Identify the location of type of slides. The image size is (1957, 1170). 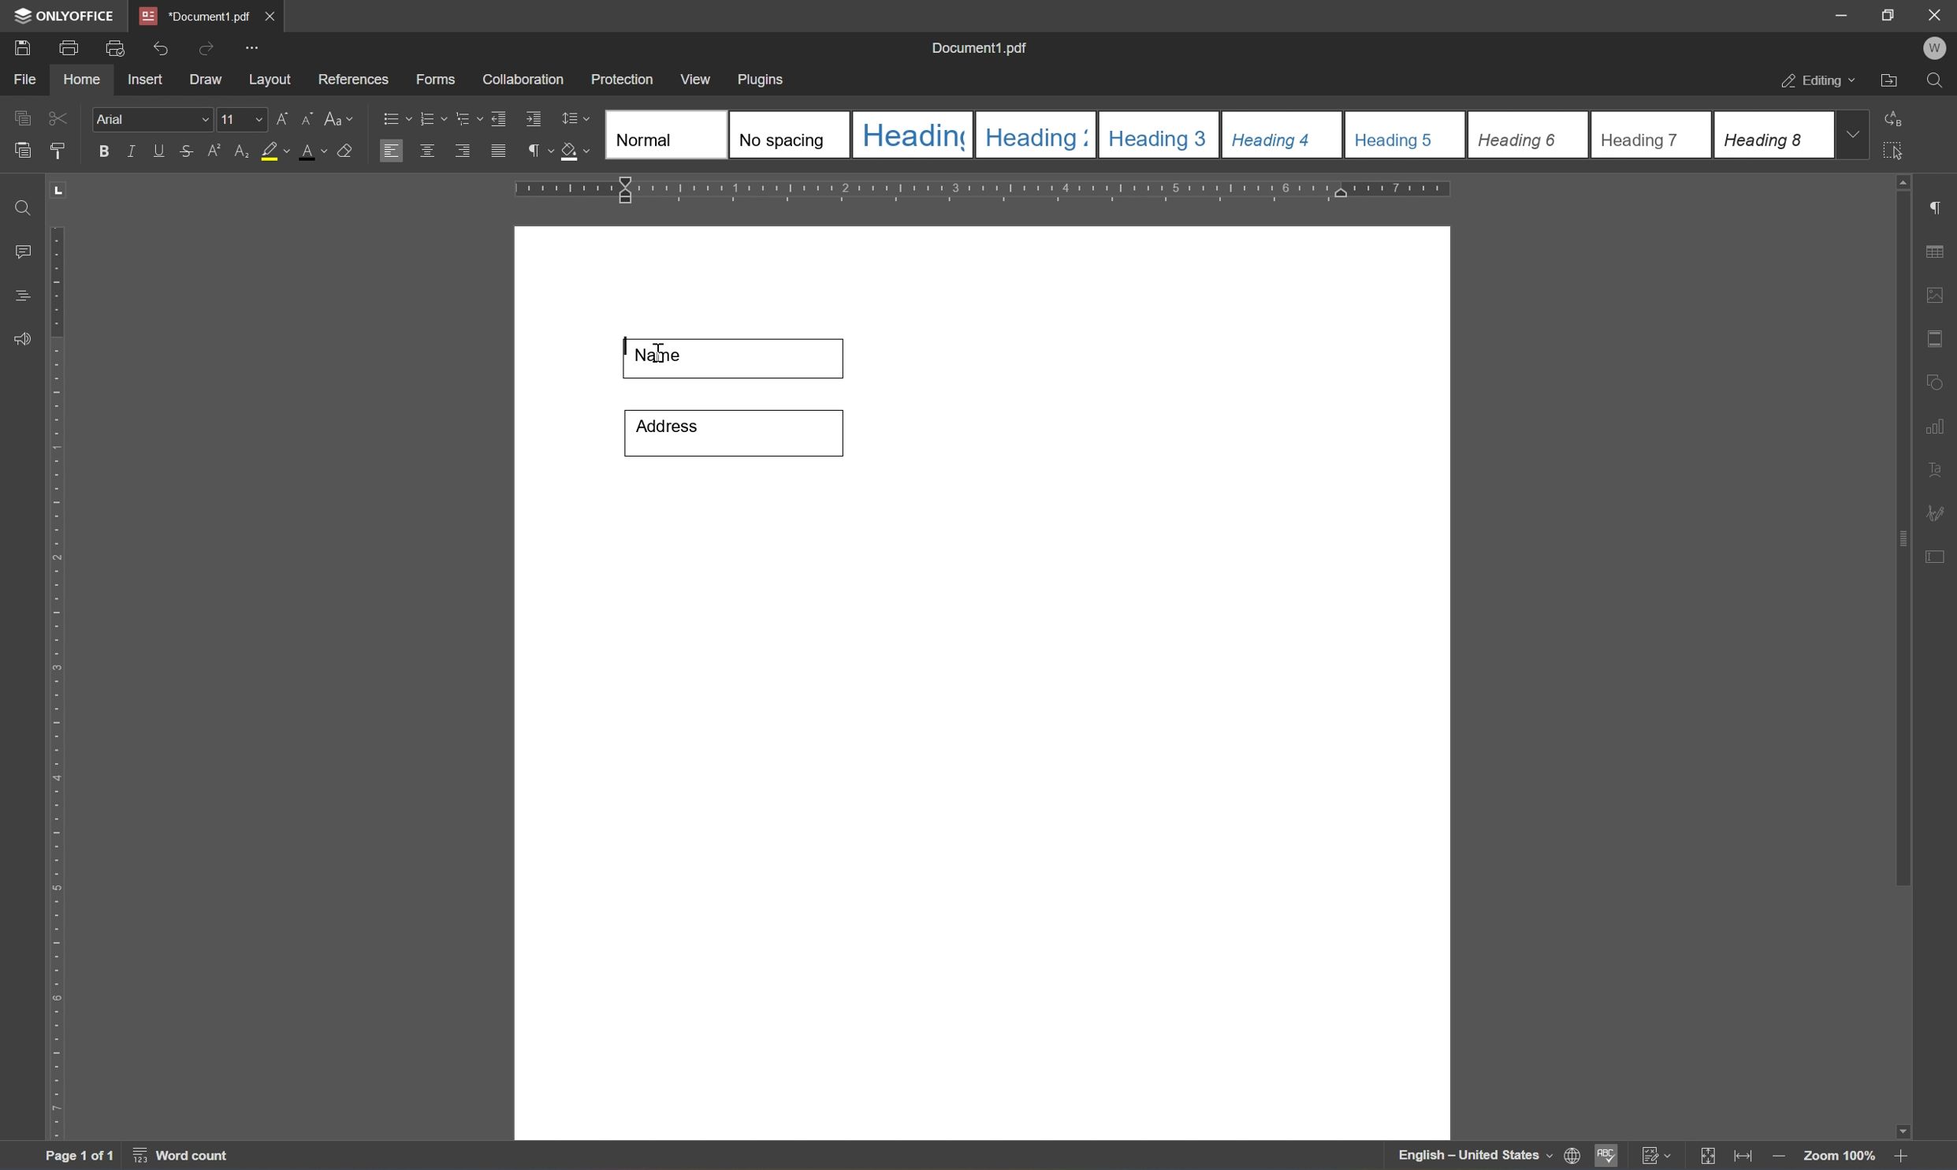
(1214, 134).